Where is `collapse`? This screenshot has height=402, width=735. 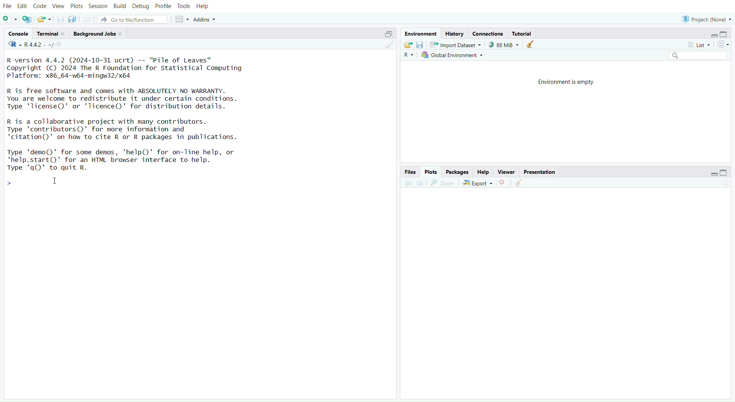 collapse is located at coordinates (726, 172).